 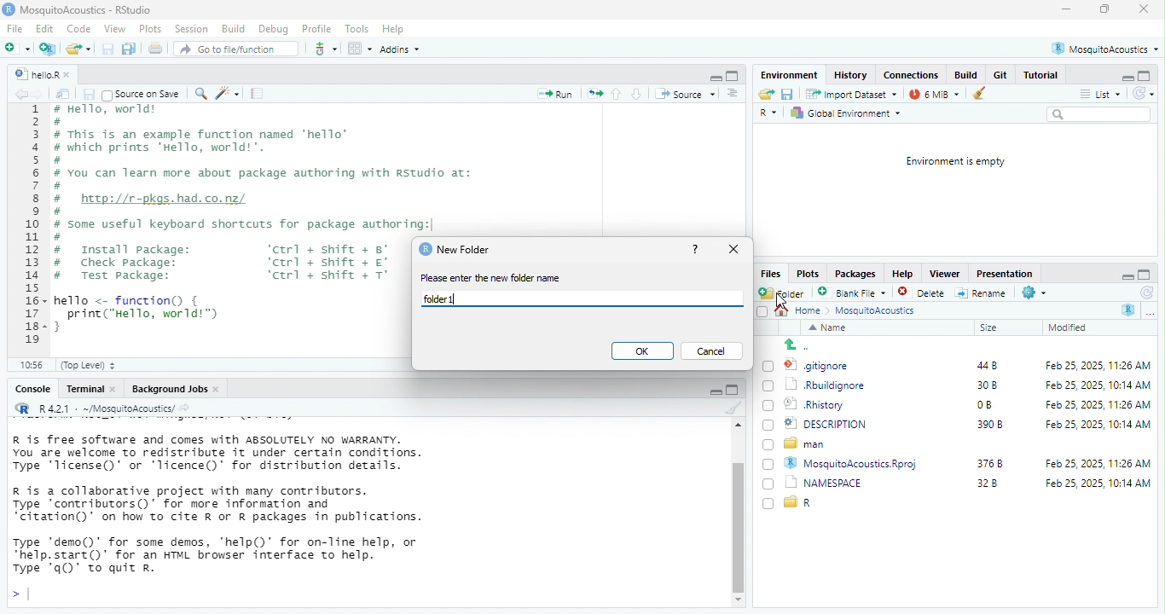 What do you see at coordinates (26, 594) in the screenshot?
I see `typing cursor` at bounding box center [26, 594].